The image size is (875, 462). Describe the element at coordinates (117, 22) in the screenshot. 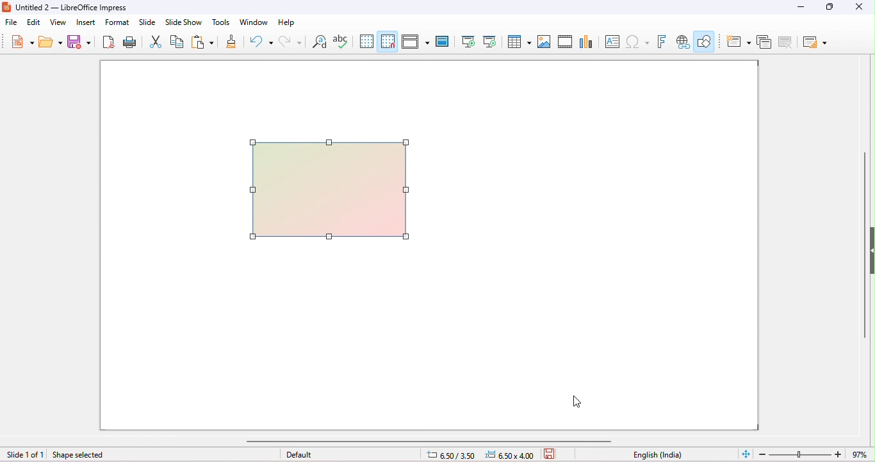

I see `format` at that location.